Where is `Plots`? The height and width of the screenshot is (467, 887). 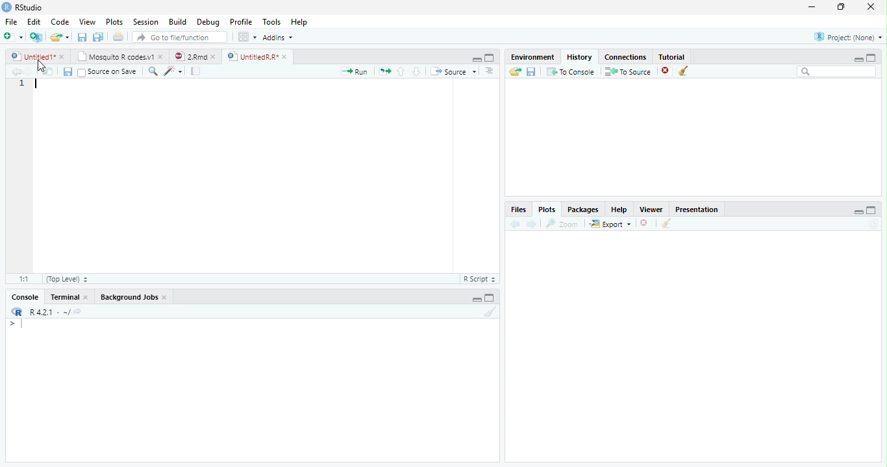 Plots is located at coordinates (113, 21).